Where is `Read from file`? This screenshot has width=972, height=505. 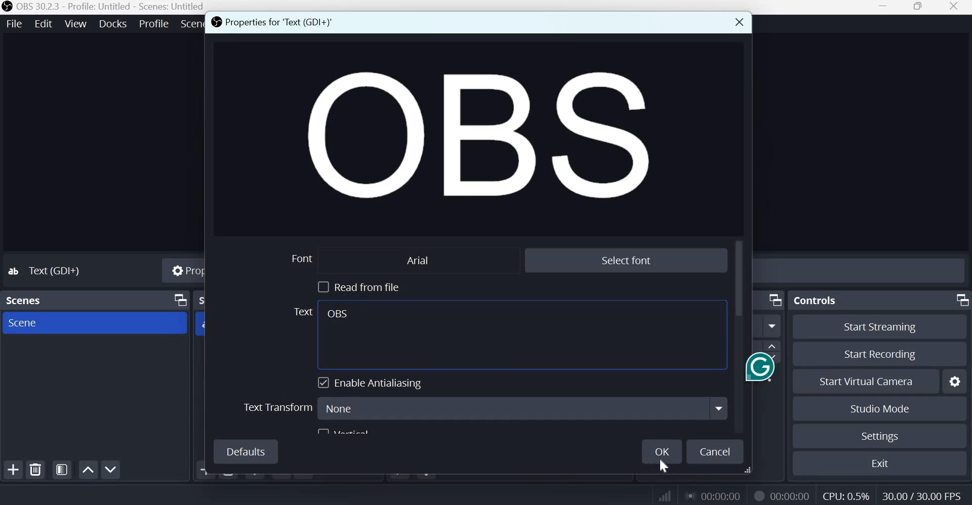
Read from file is located at coordinates (356, 286).